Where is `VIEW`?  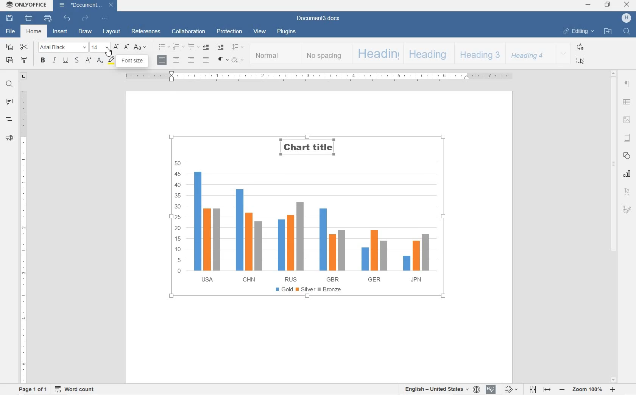 VIEW is located at coordinates (260, 32).